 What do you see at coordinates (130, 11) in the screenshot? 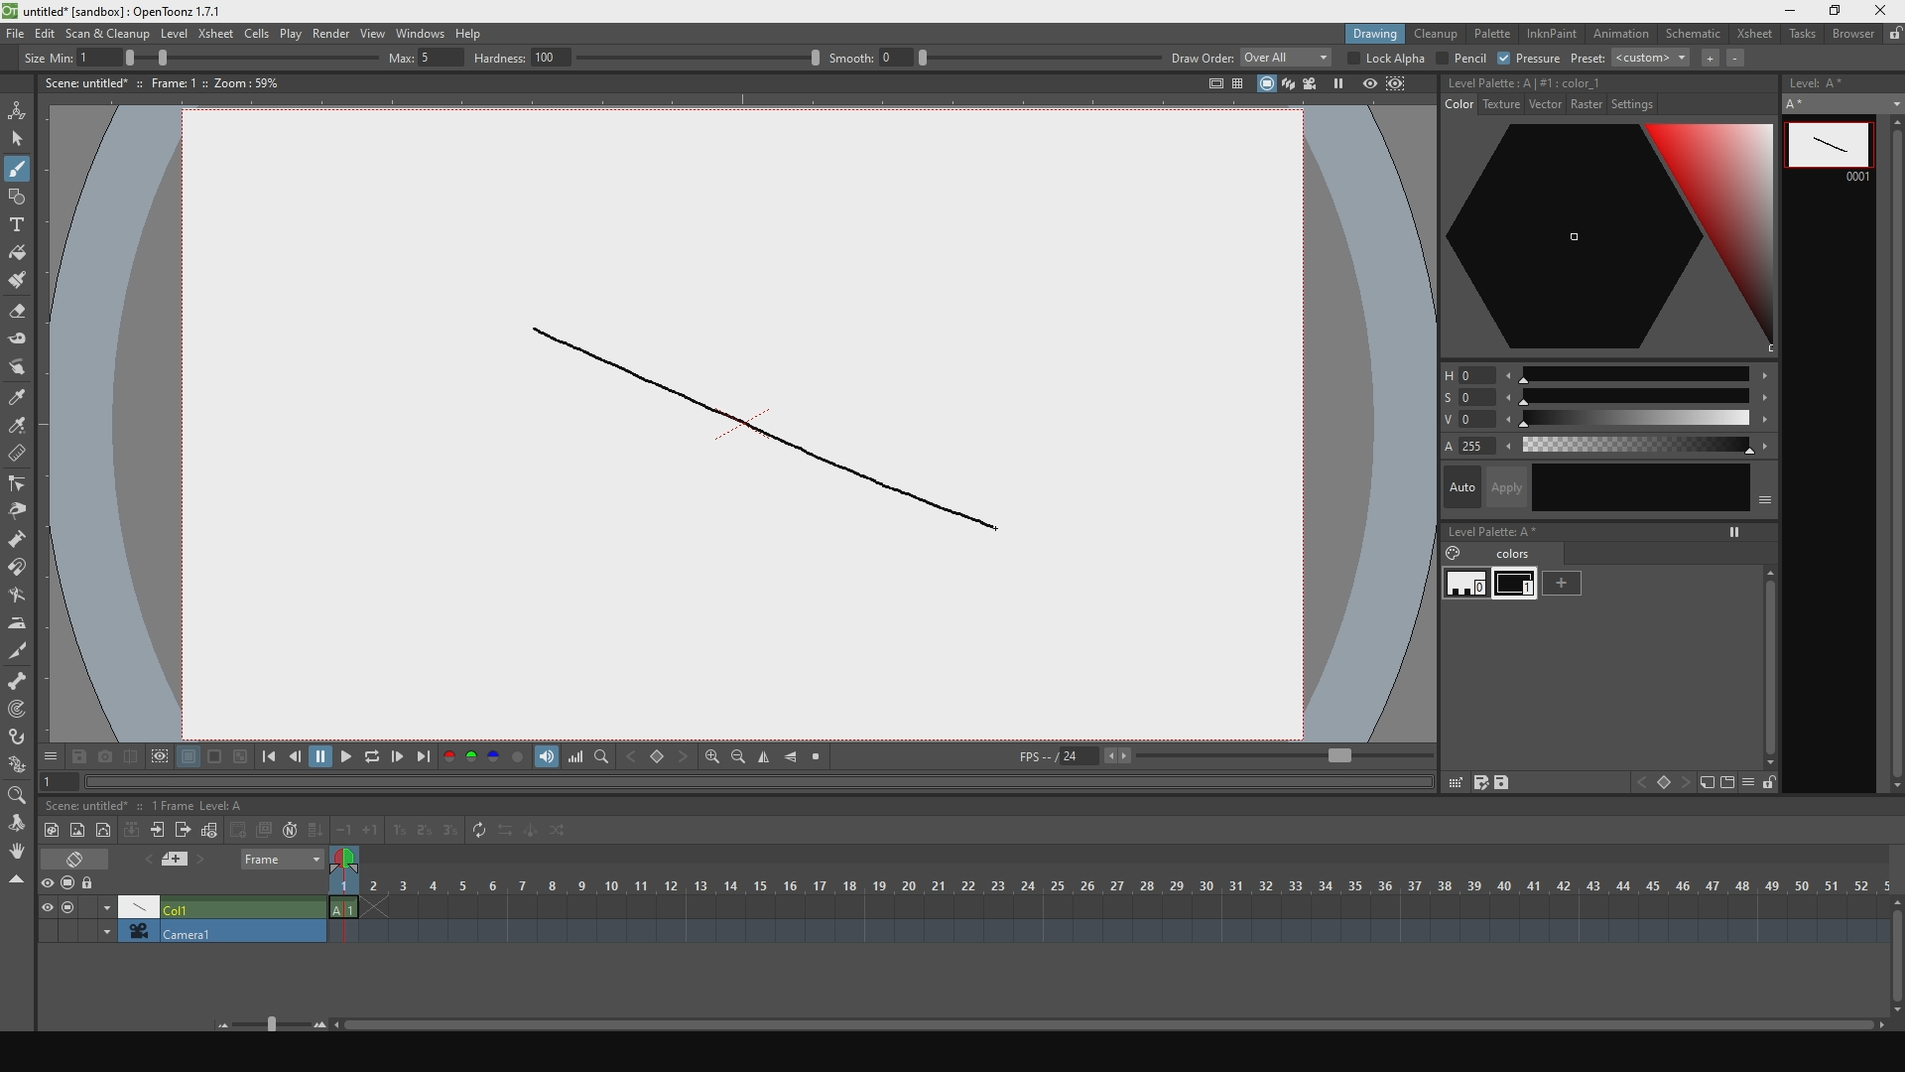
I see `title` at bounding box center [130, 11].